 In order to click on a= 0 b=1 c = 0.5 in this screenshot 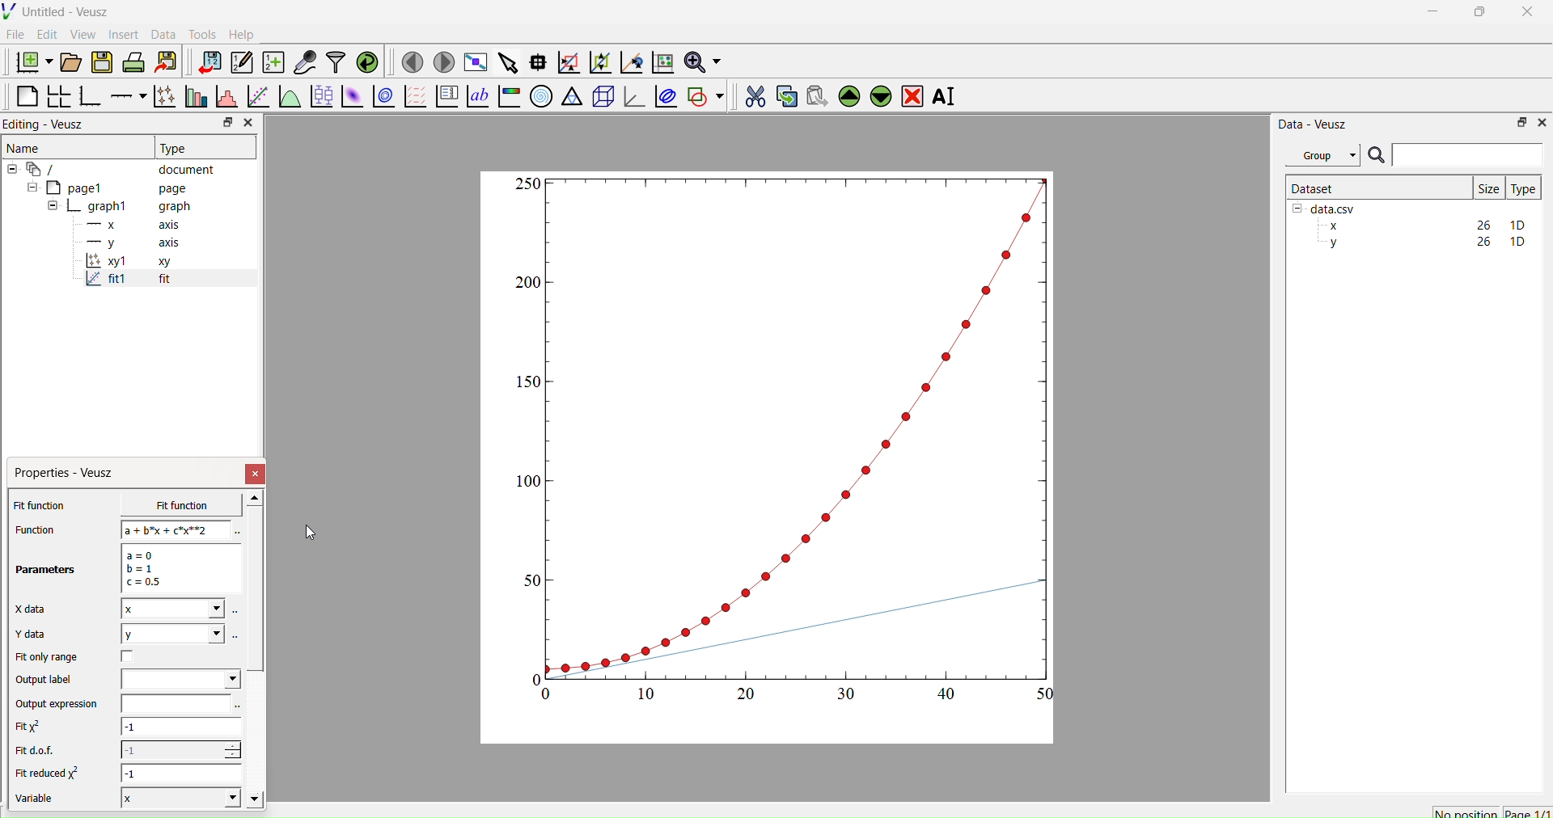, I will do `click(178, 568)`.